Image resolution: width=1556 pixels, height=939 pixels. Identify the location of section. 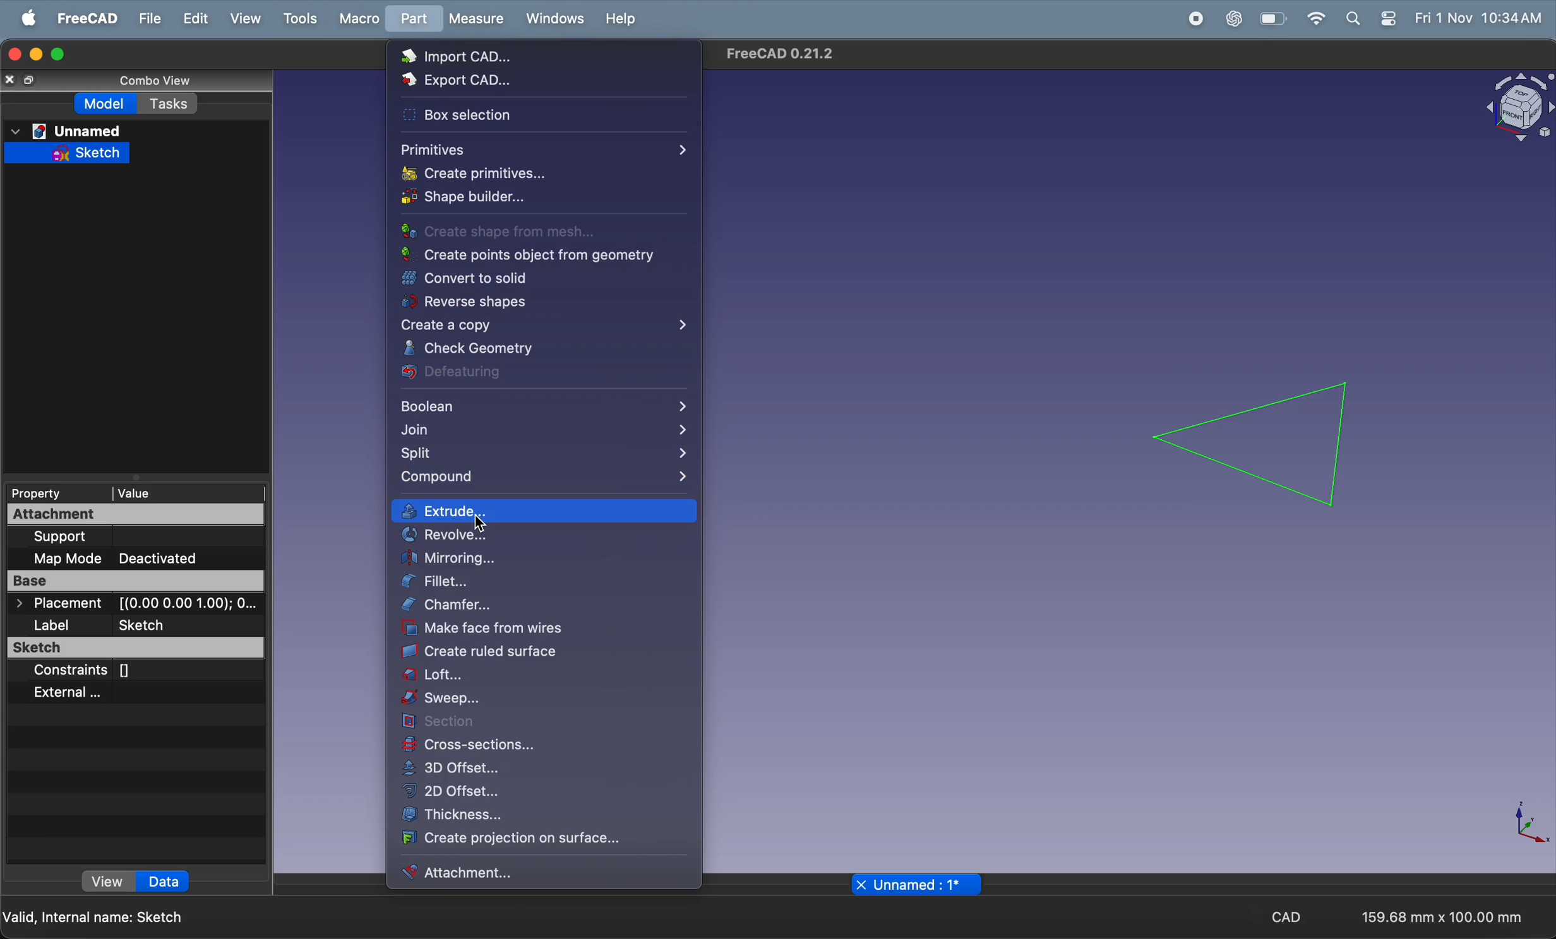
(542, 724).